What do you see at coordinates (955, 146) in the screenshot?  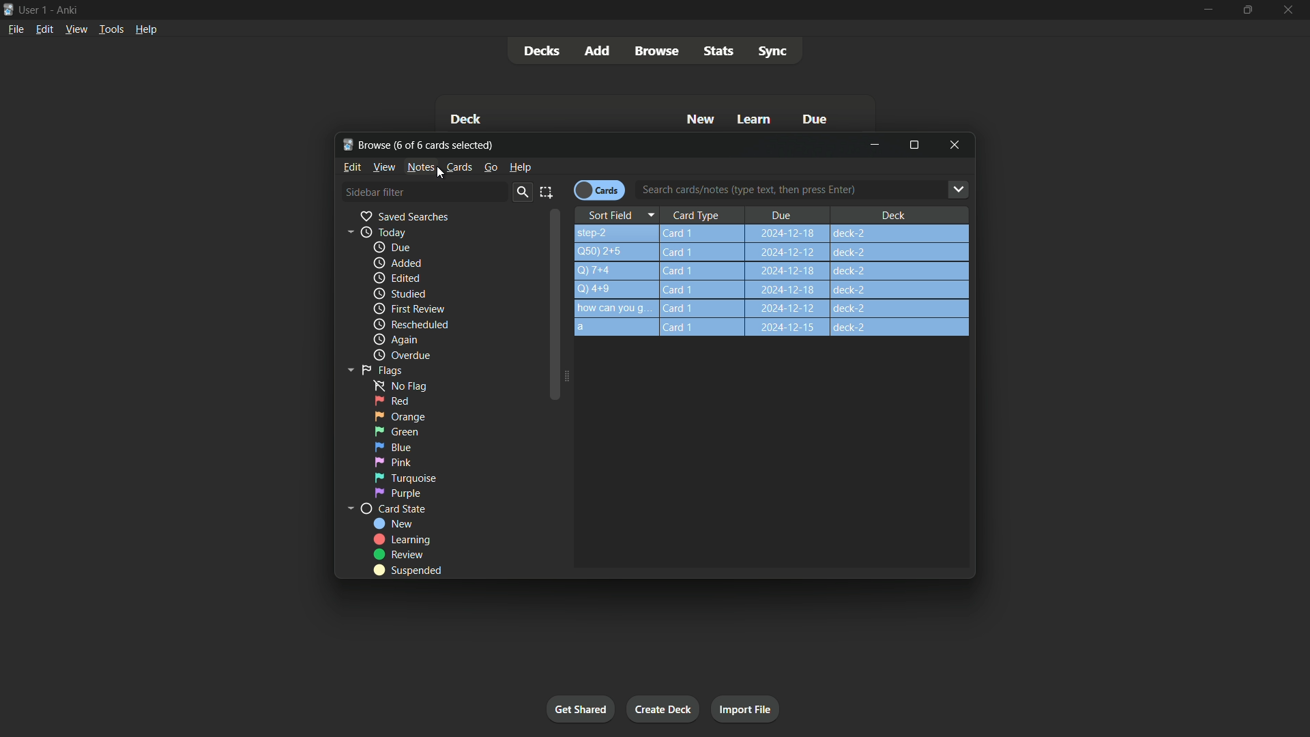 I see `Close browse` at bounding box center [955, 146].